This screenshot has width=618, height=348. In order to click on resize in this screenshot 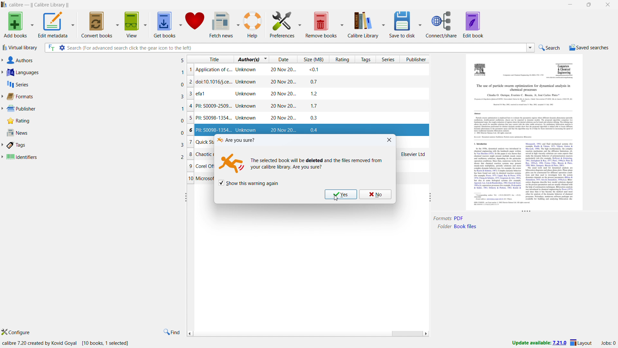, I will do `click(186, 197)`.